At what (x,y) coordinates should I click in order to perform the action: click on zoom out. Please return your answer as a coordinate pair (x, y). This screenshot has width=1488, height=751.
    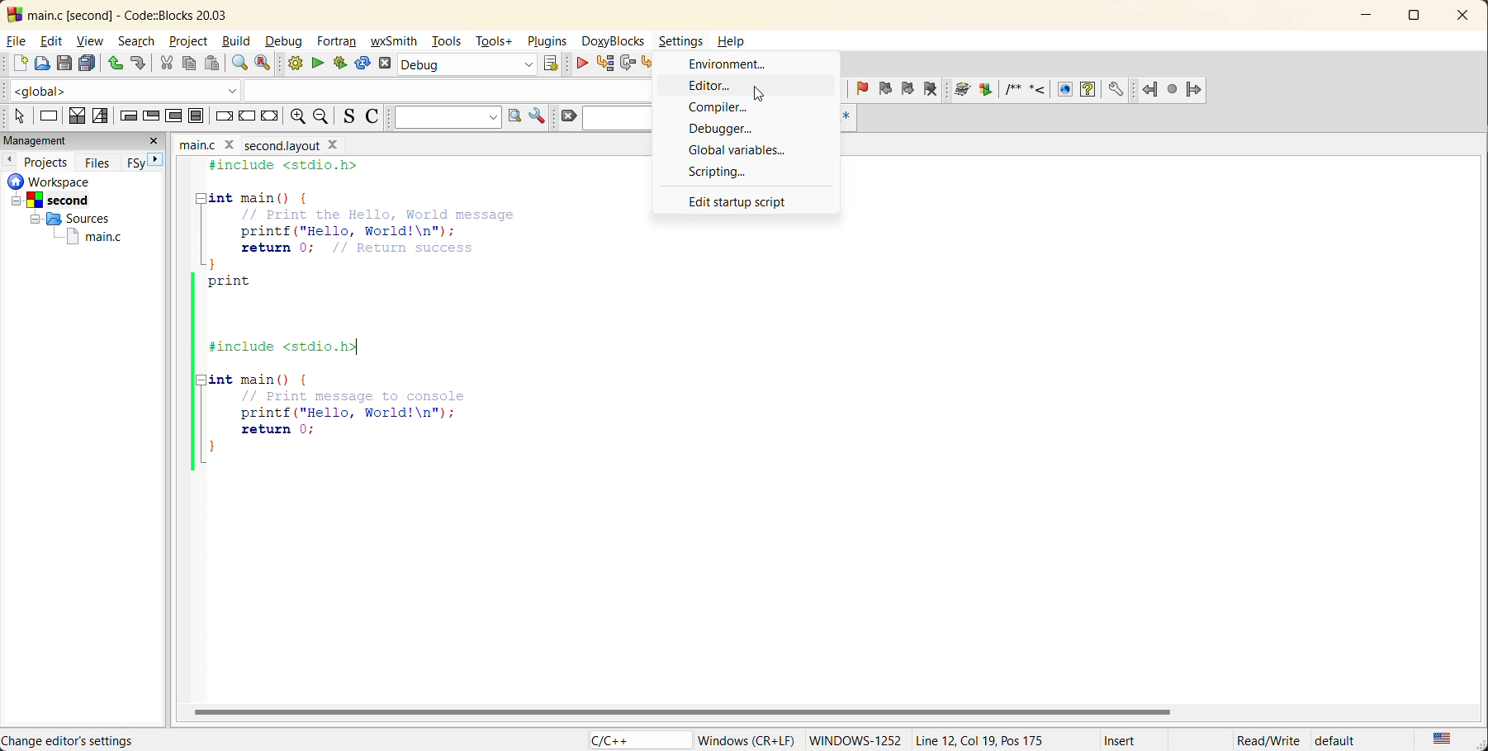
    Looking at the image, I should click on (324, 116).